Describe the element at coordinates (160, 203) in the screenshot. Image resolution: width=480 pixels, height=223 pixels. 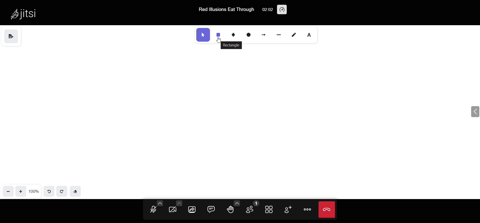
I see `more audio options` at that location.